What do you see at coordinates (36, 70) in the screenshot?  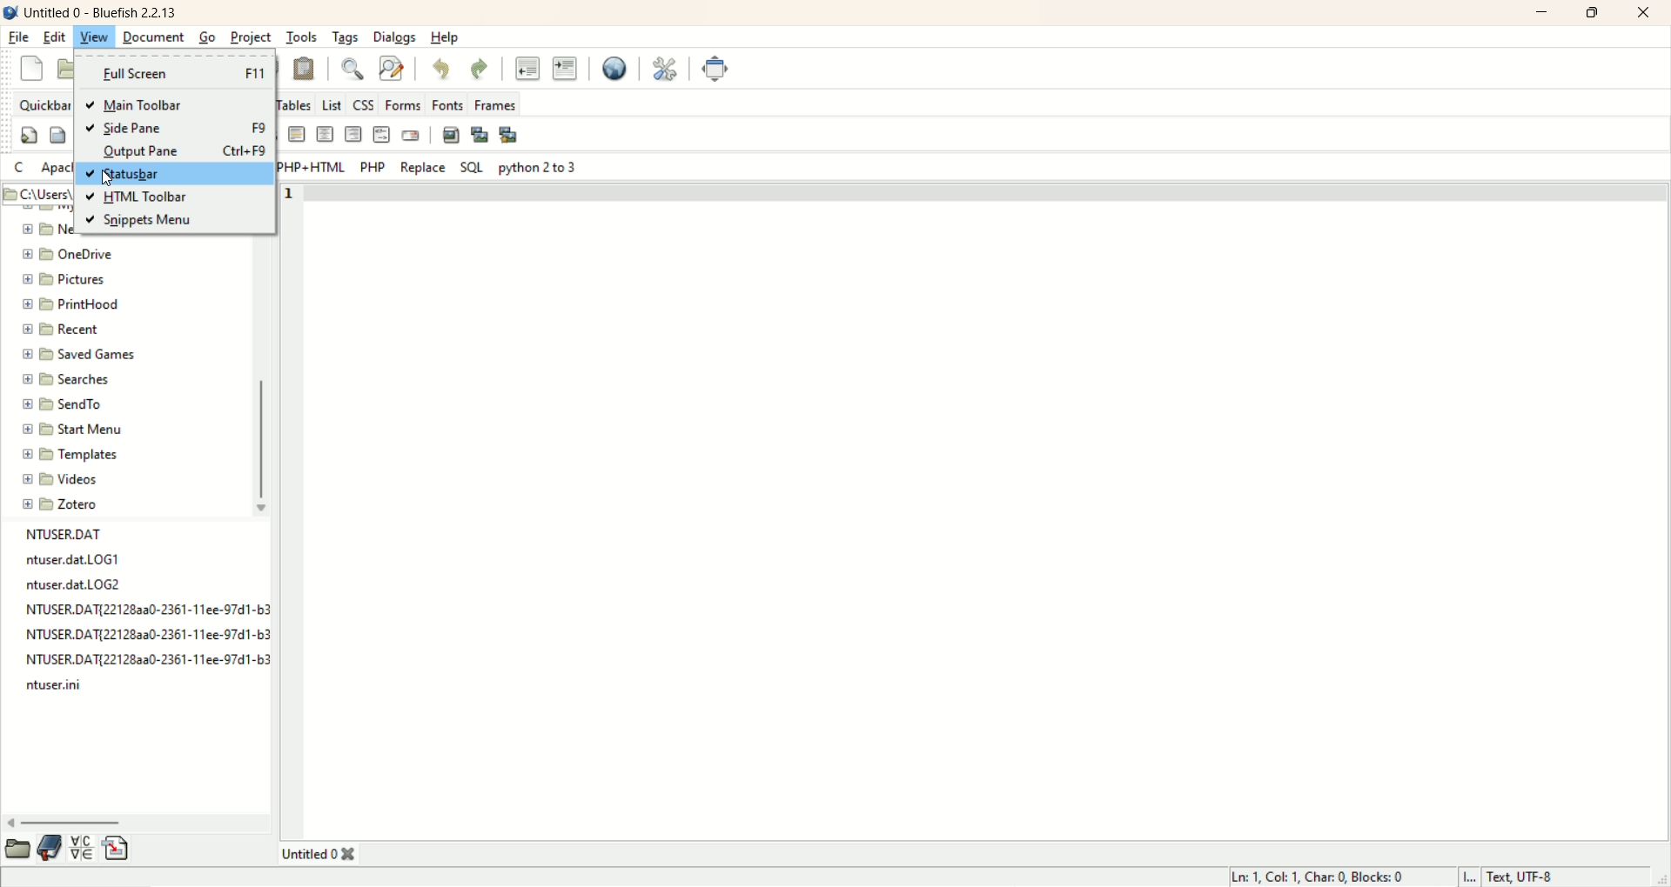 I see `new` at bounding box center [36, 70].